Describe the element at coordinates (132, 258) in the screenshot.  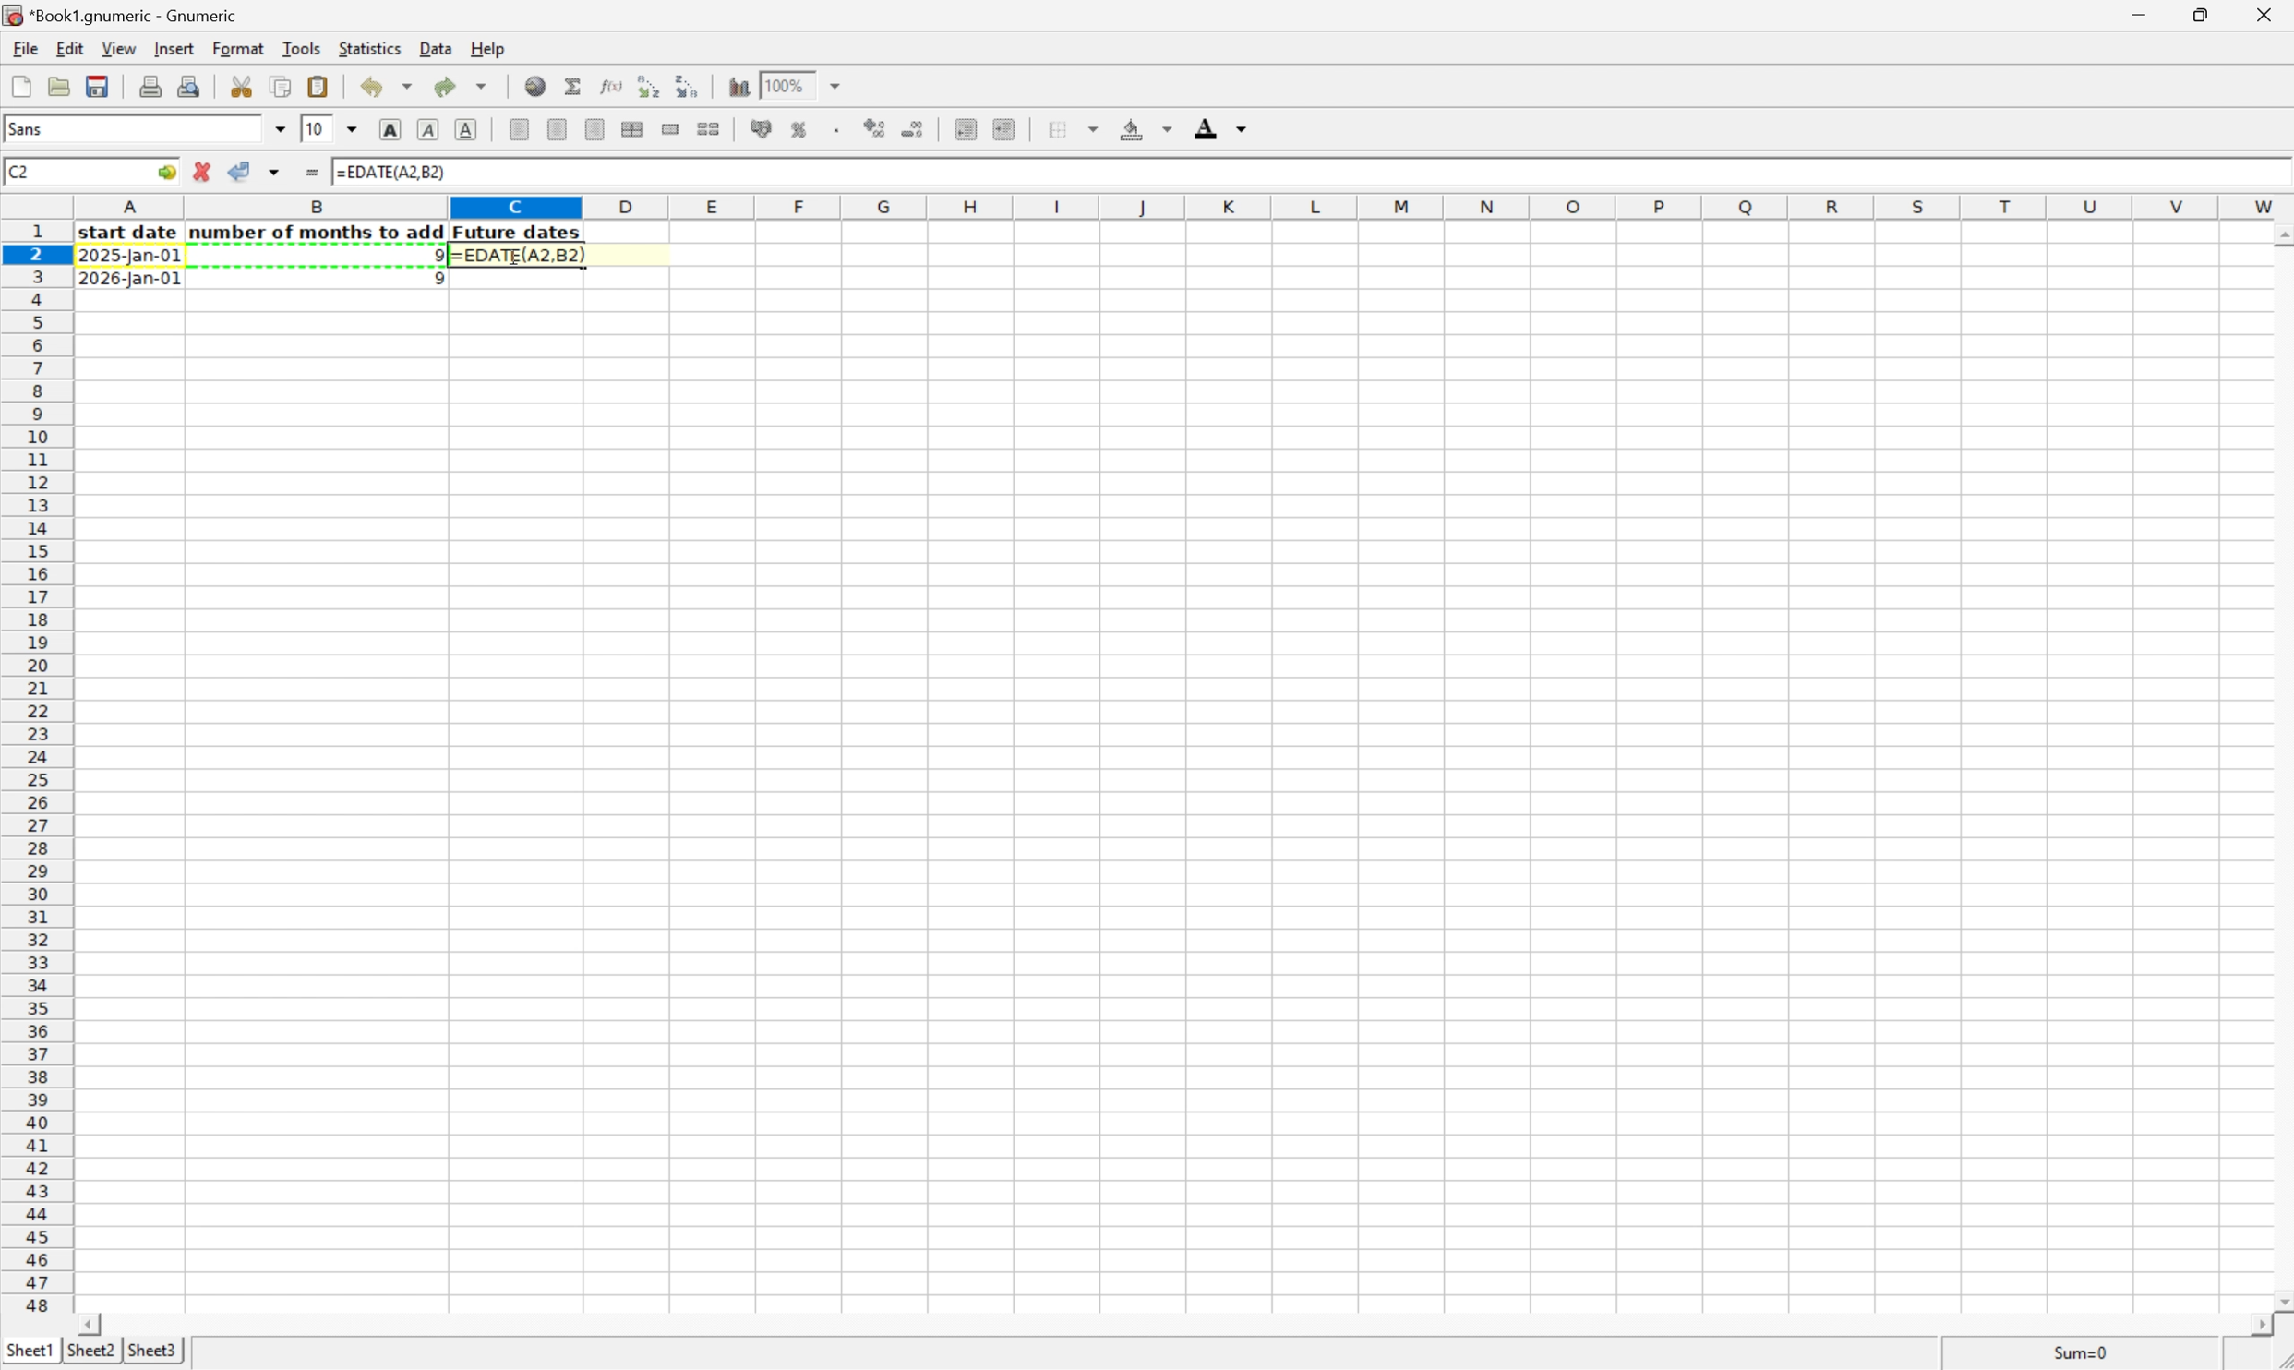
I see `2025-jan-01` at that location.